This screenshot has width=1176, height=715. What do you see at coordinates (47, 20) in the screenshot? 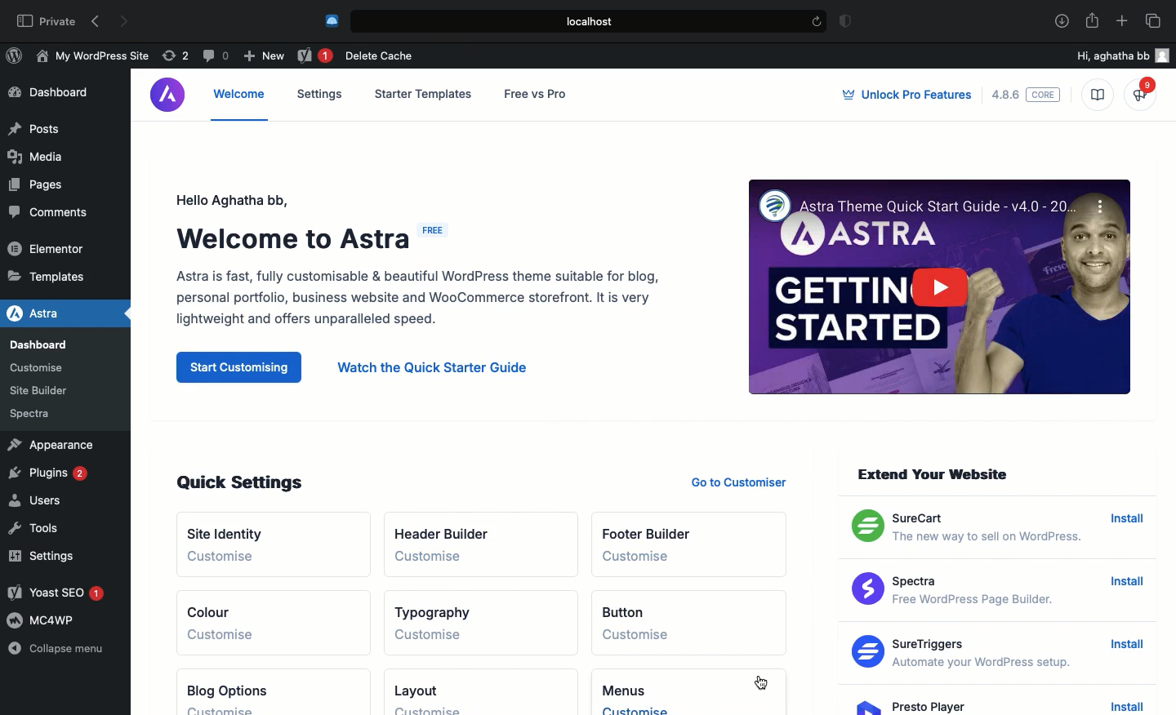
I see `Private` at bounding box center [47, 20].